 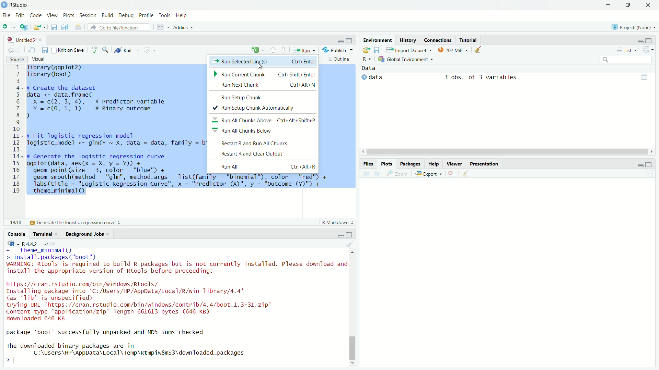 I want to click on Untitled5*, so click(x=21, y=40).